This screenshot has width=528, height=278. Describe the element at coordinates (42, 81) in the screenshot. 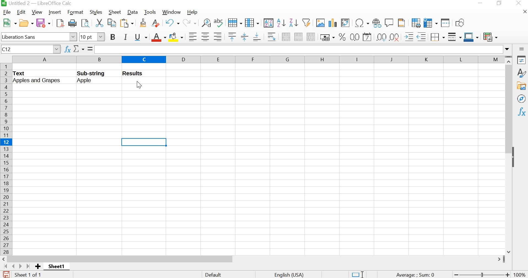

I see `Apples and grapes` at that location.